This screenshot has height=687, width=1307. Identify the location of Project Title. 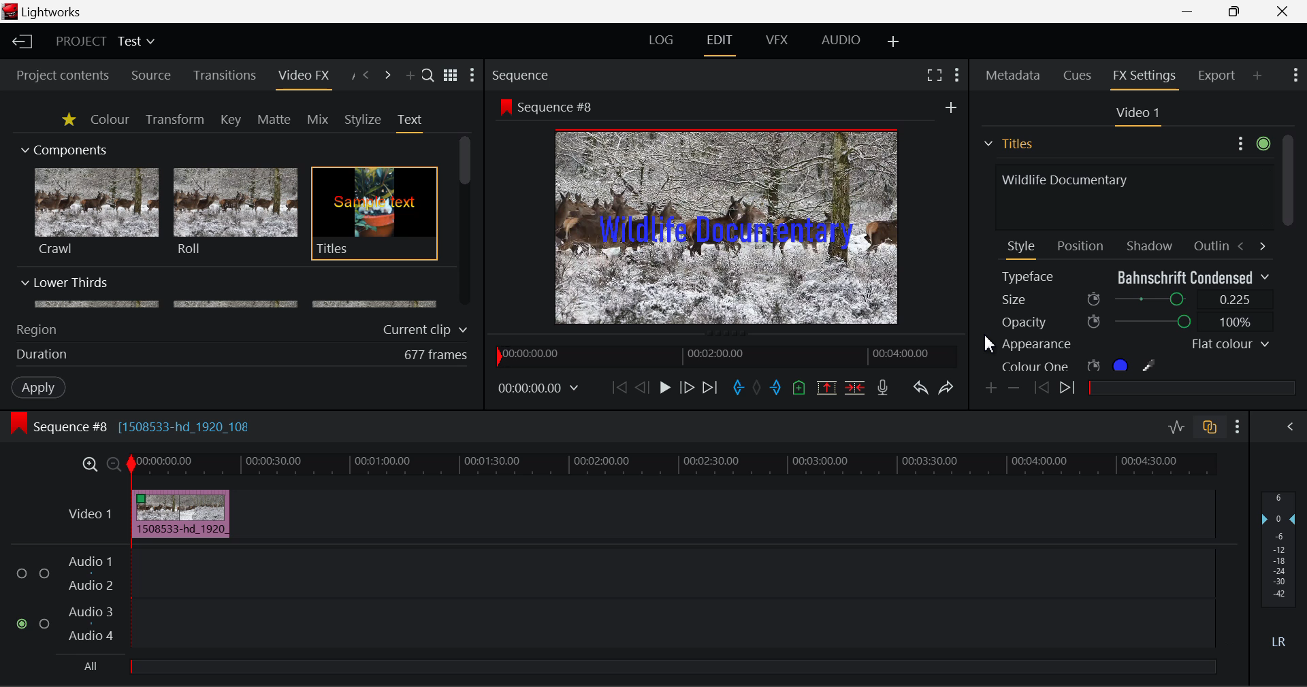
(106, 40).